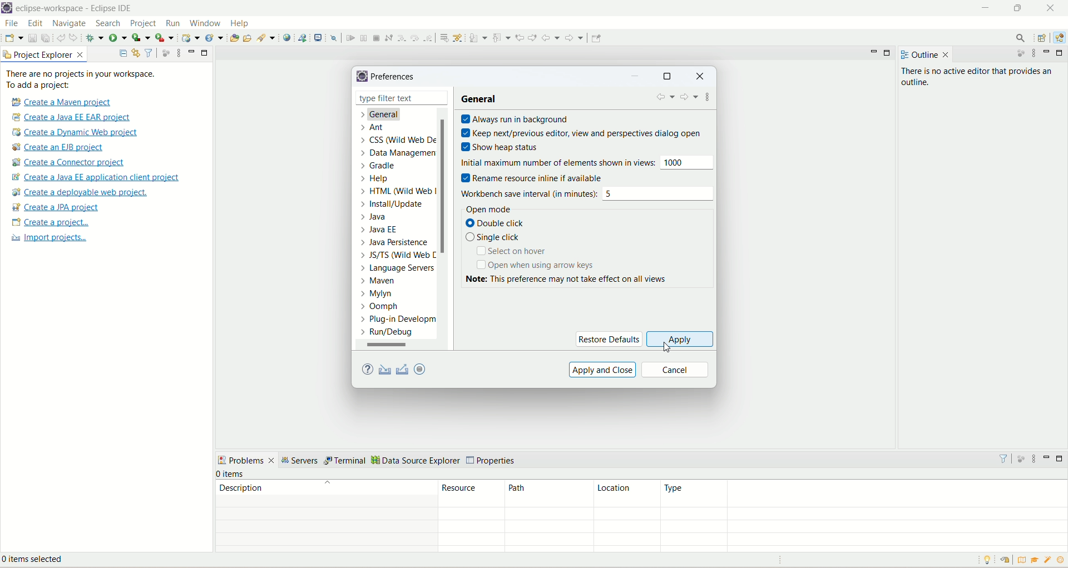 This screenshot has height=568, width=1068. Describe the element at coordinates (110, 24) in the screenshot. I see `search` at that location.